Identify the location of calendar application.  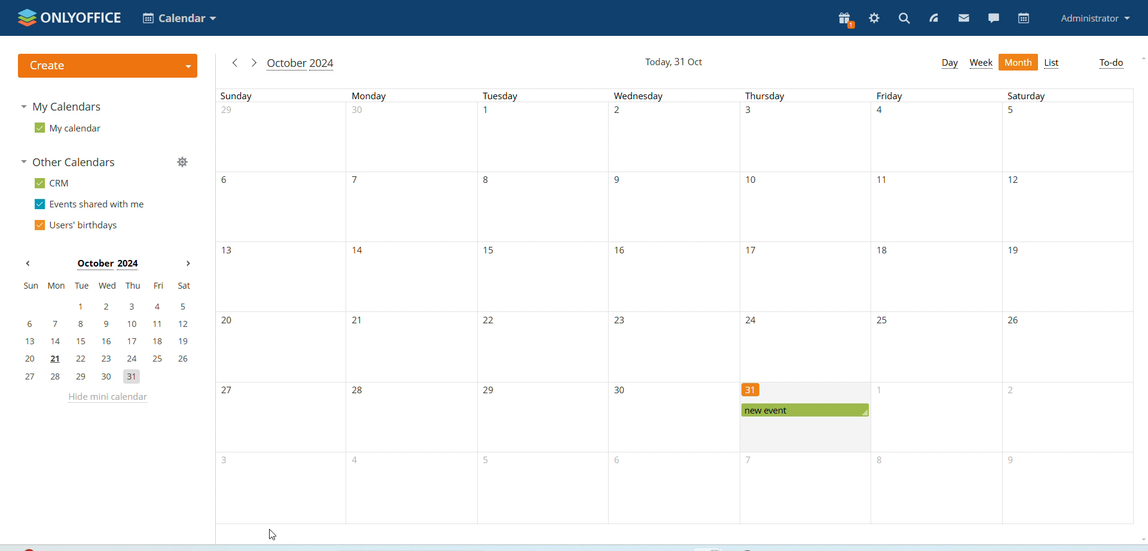
(178, 17).